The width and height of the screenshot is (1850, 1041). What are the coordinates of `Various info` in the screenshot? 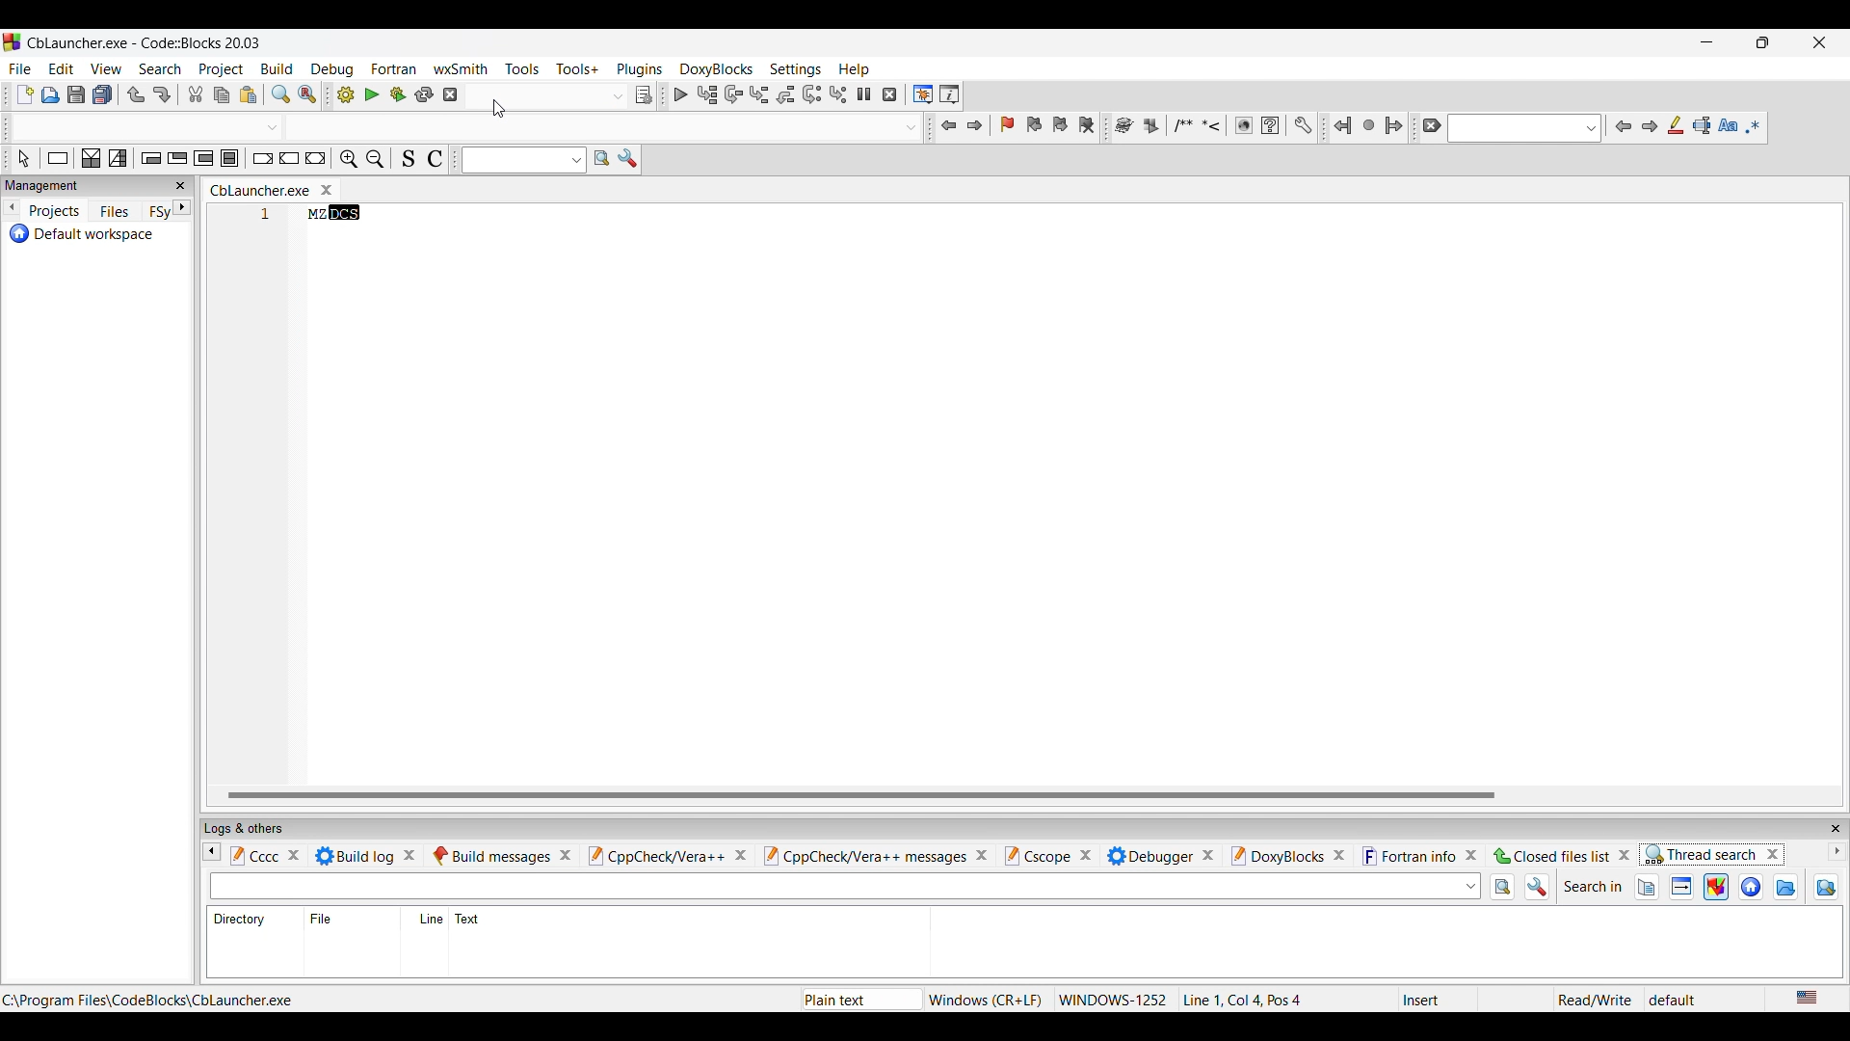 It's located at (949, 94).